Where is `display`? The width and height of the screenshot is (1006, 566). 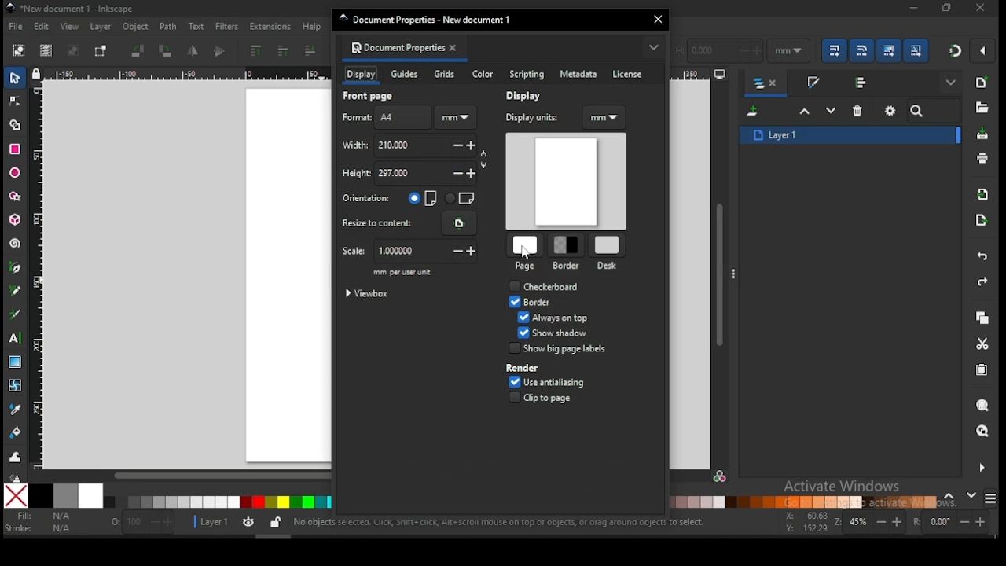
display is located at coordinates (526, 96).